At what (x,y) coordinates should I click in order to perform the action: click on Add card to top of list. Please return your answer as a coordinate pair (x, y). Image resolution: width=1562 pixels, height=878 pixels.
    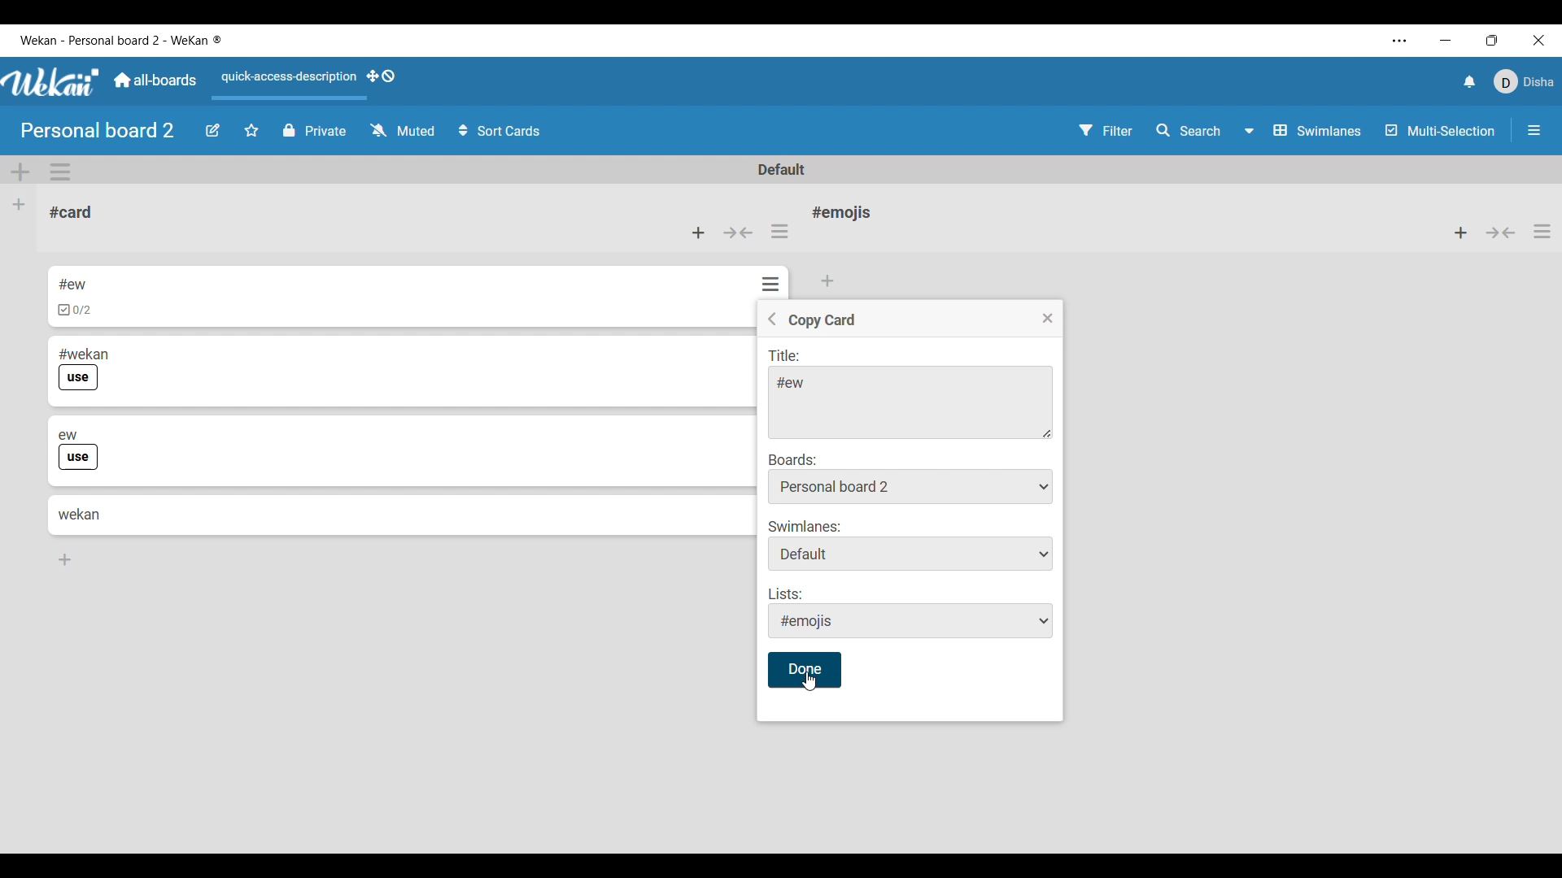
    Looking at the image, I should click on (698, 233).